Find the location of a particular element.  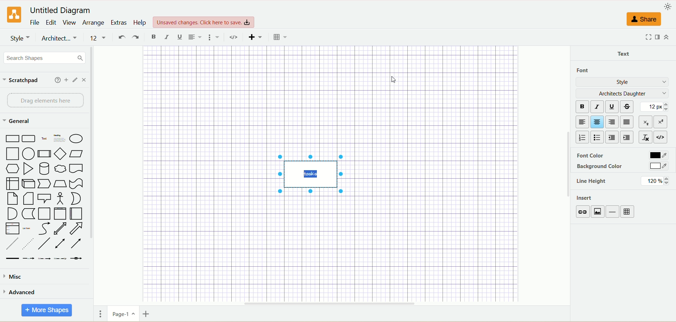

misc is located at coordinates (14, 277).